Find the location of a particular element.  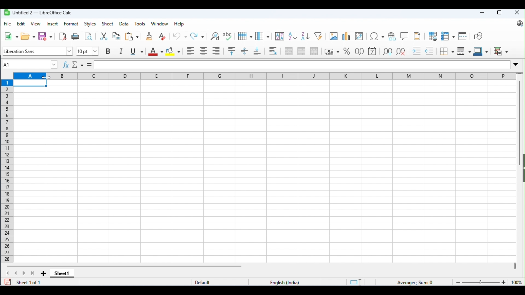

font style is located at coordinates (36, 51).